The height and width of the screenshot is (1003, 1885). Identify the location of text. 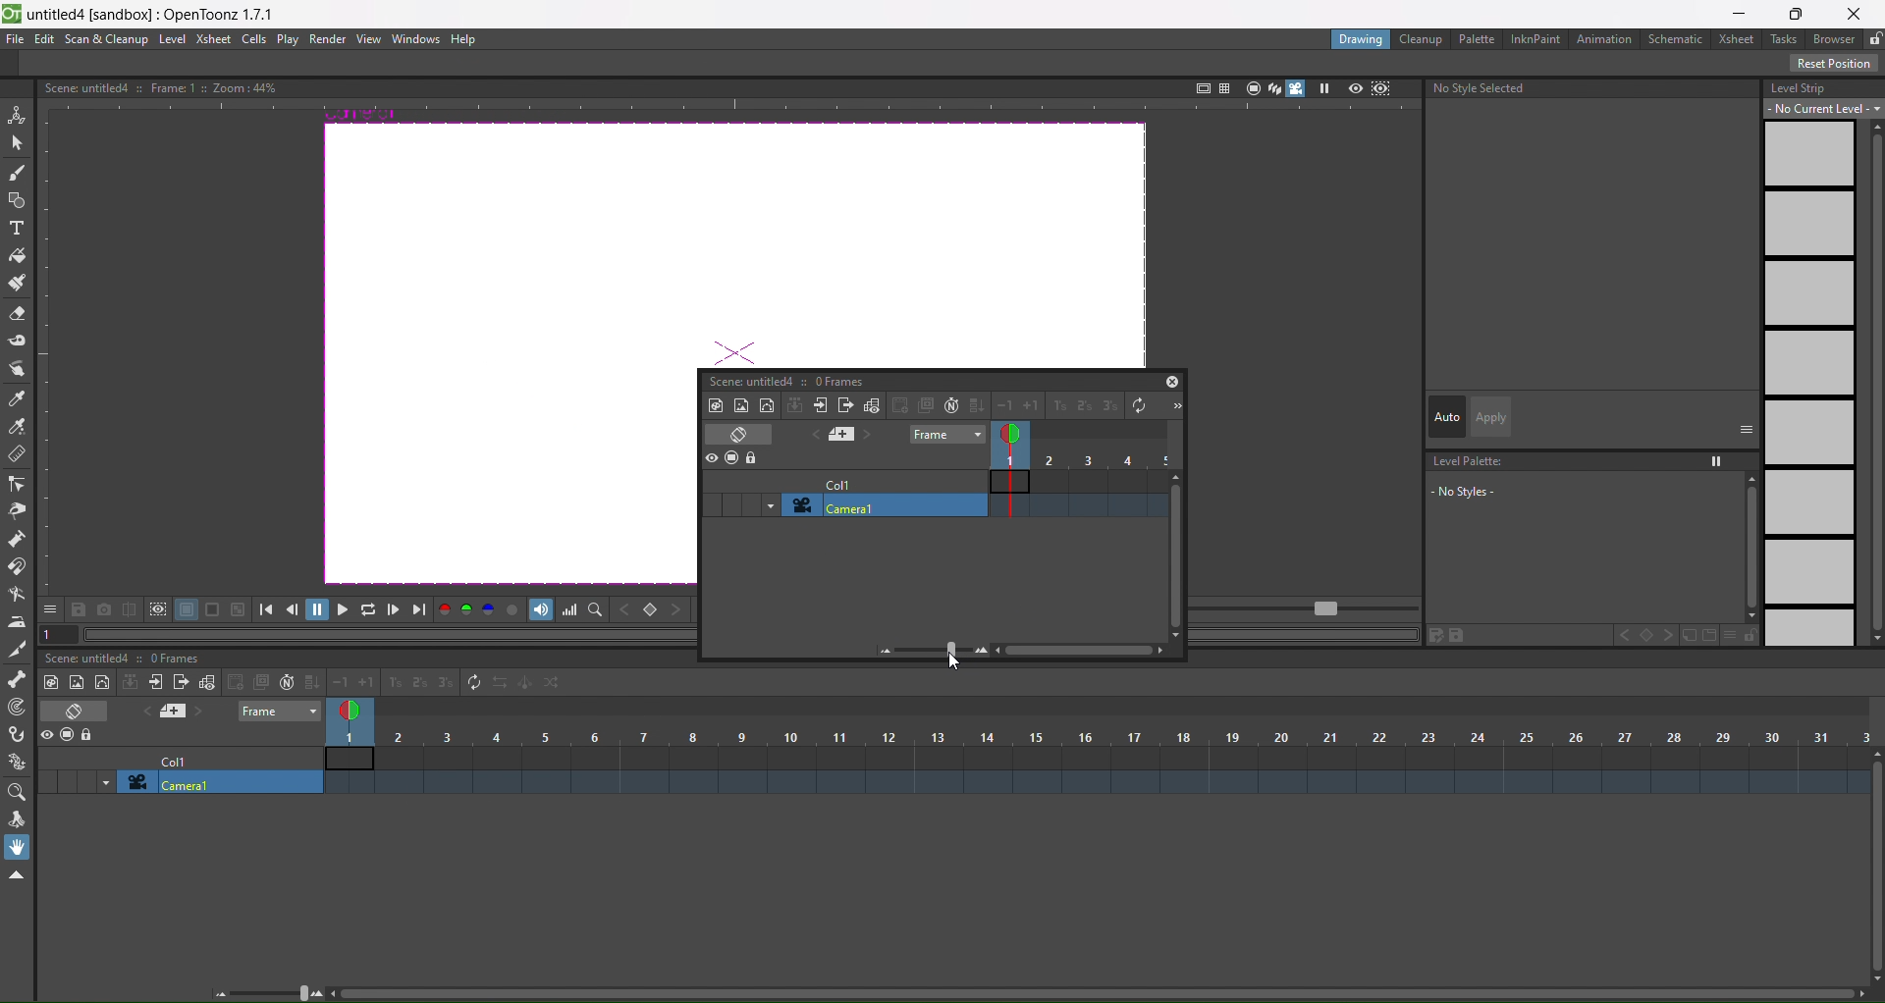
(1482, 88).